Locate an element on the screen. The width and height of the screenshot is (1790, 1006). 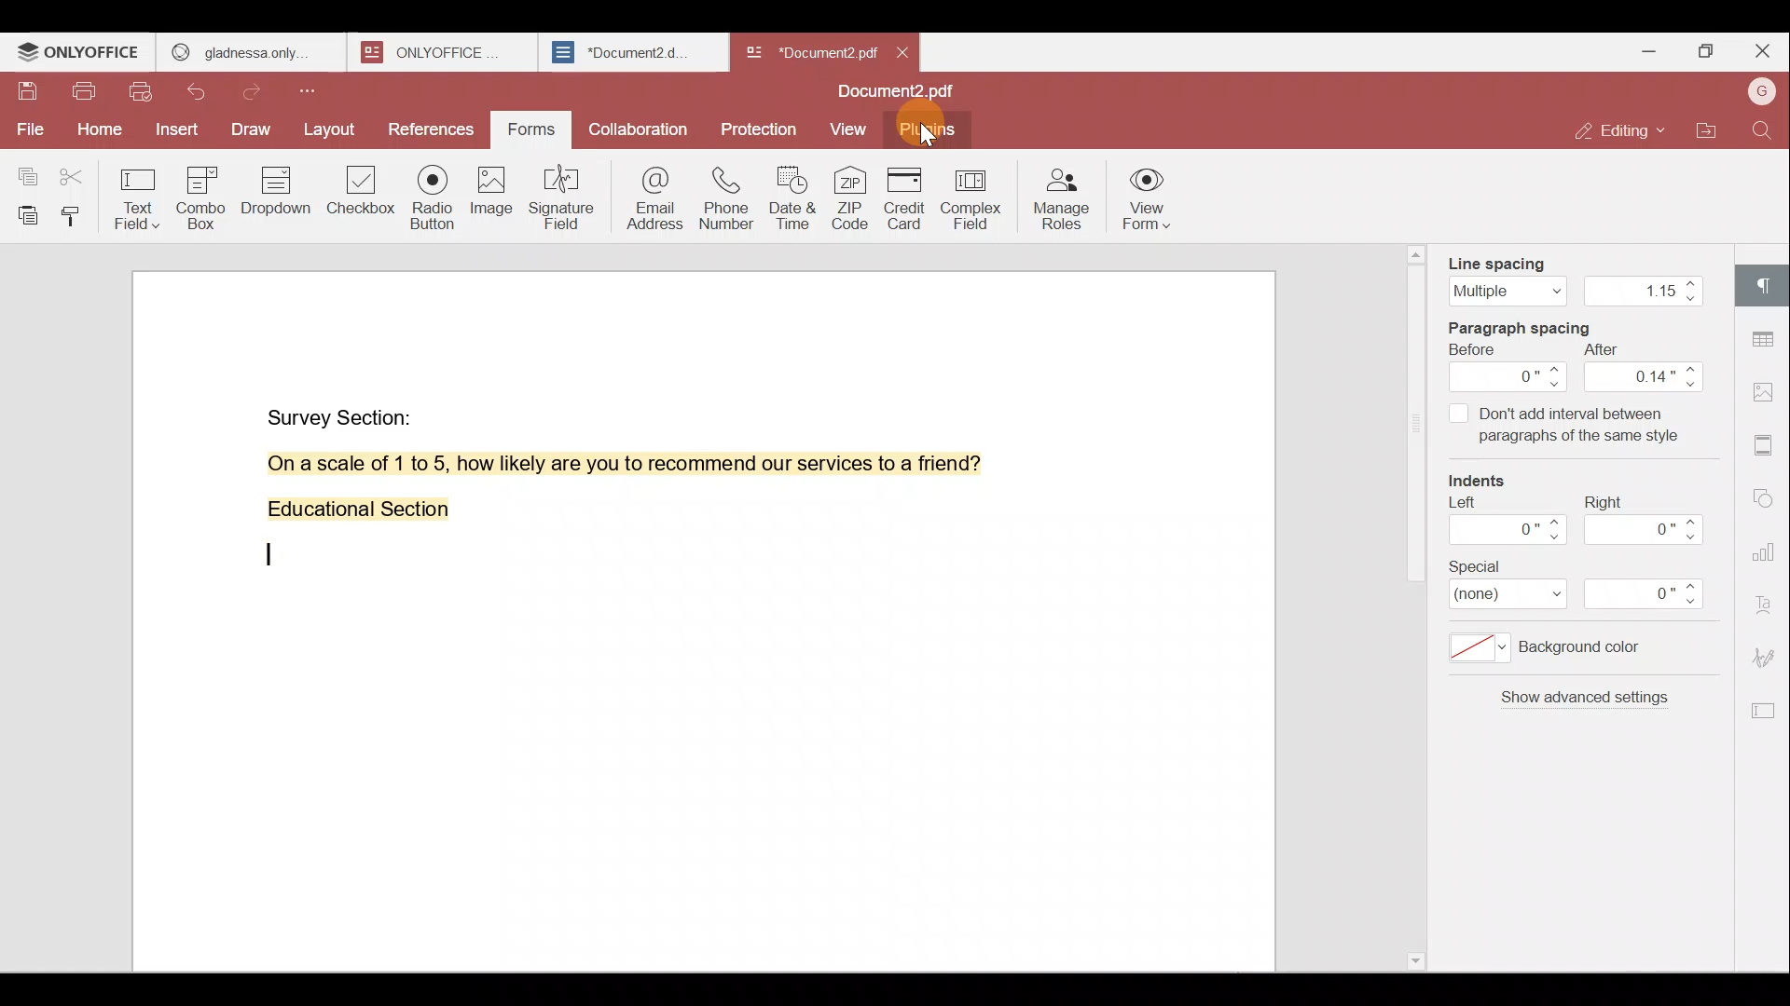
Table settings is located at coordinates (1766, 334).